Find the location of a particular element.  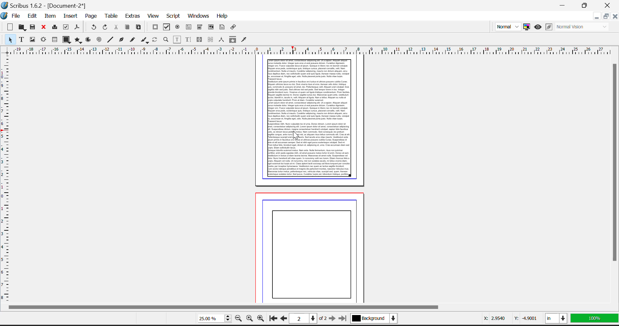

Zoom Settings is located at coordinates (251, 319).